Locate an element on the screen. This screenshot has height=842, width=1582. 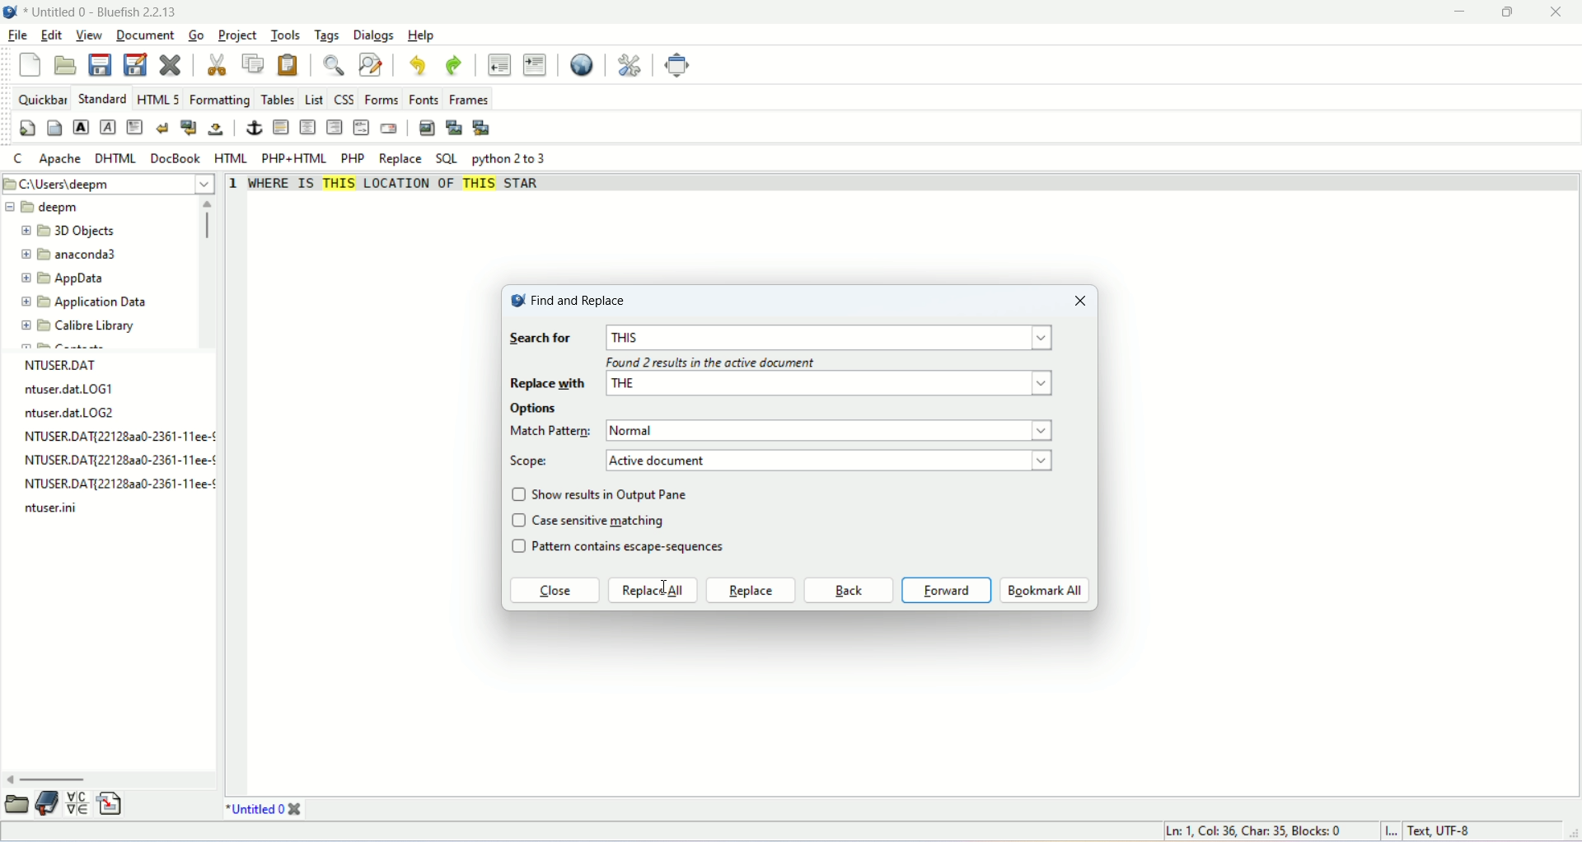
project is located at coordinates (237, 35).